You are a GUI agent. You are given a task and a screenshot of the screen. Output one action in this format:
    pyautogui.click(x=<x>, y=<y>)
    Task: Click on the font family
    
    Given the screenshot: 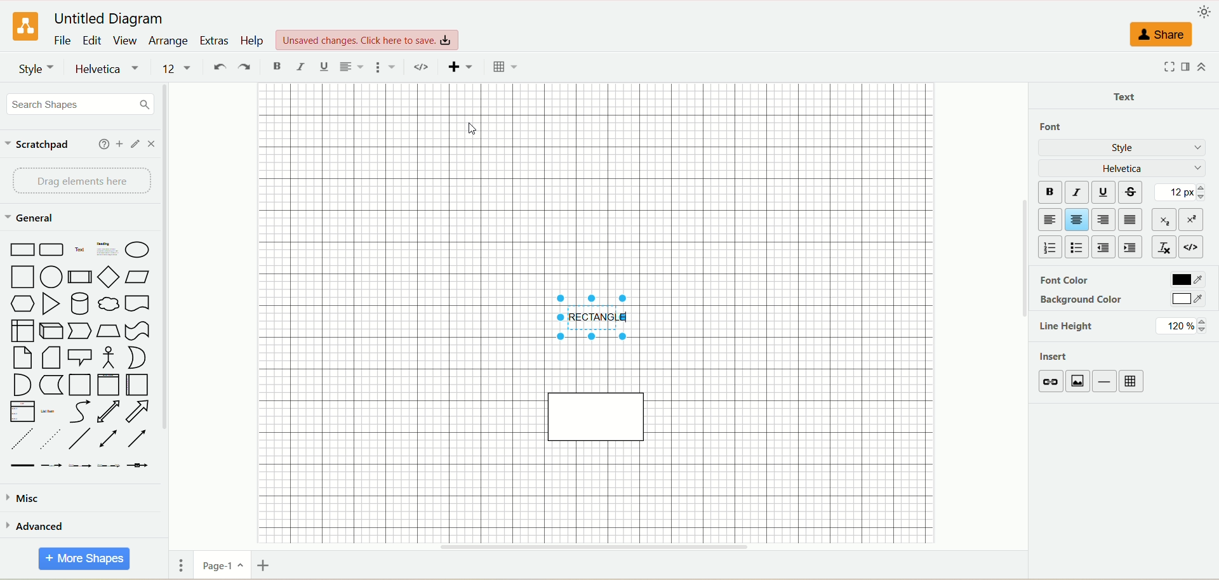 What is the action you would take?
    pyautogui.click(x=110, y=69)
    